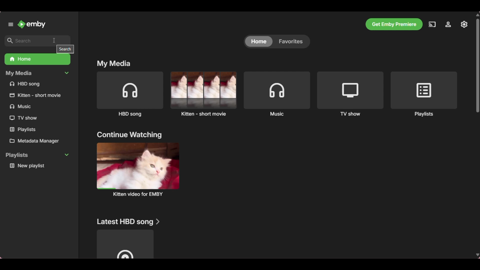 The image size is (480, 270). Describe the element at coordinates (36, 84) in the screenshot. I see `HBD song` at that location.